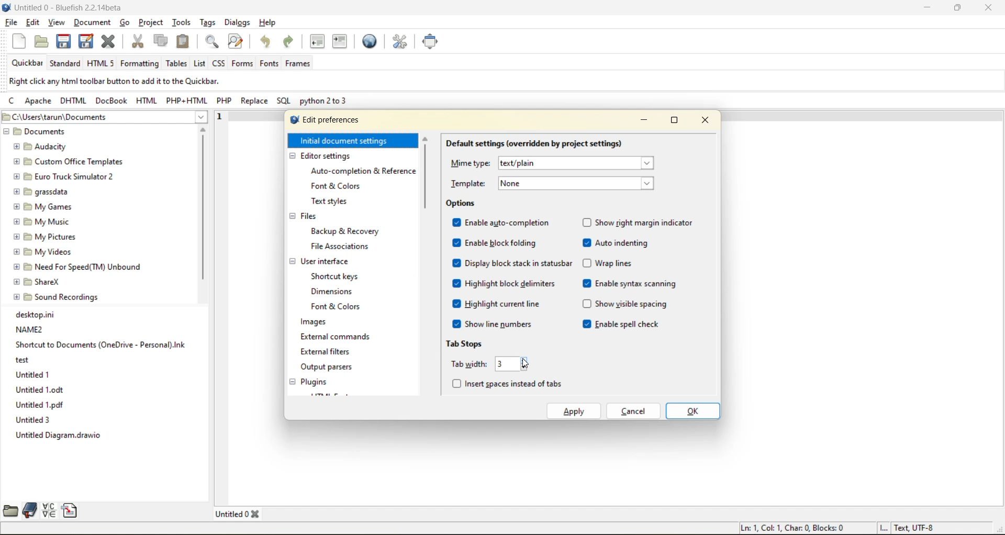 The image size is (1005, 535). I want to click on dimensions, so click(335, 291).